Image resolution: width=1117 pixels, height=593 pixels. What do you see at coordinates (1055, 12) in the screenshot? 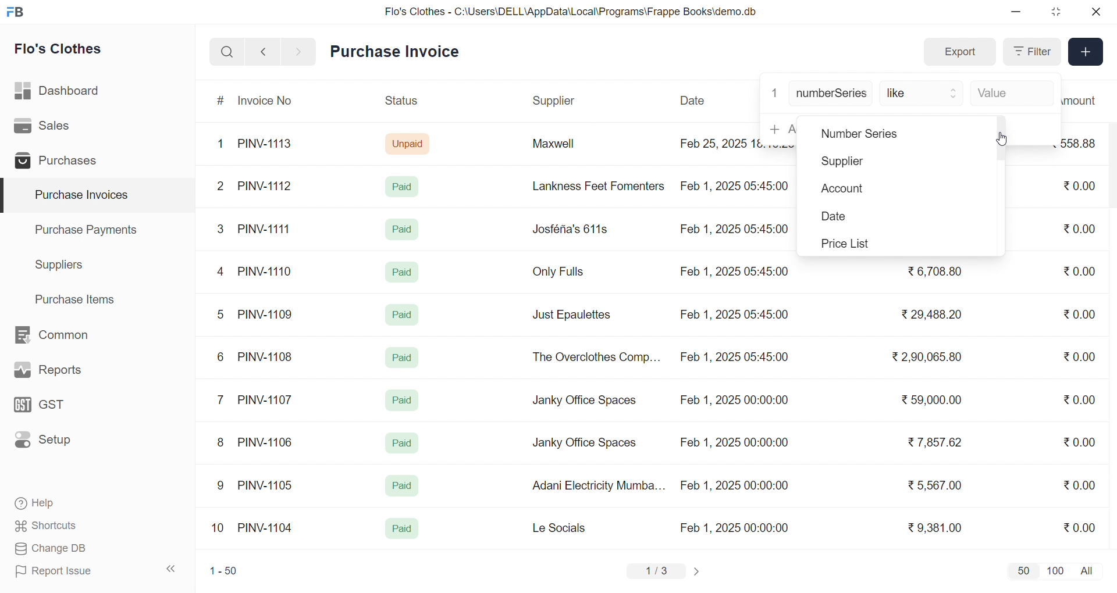
I see `resize` at bounding box center [1055, 12].